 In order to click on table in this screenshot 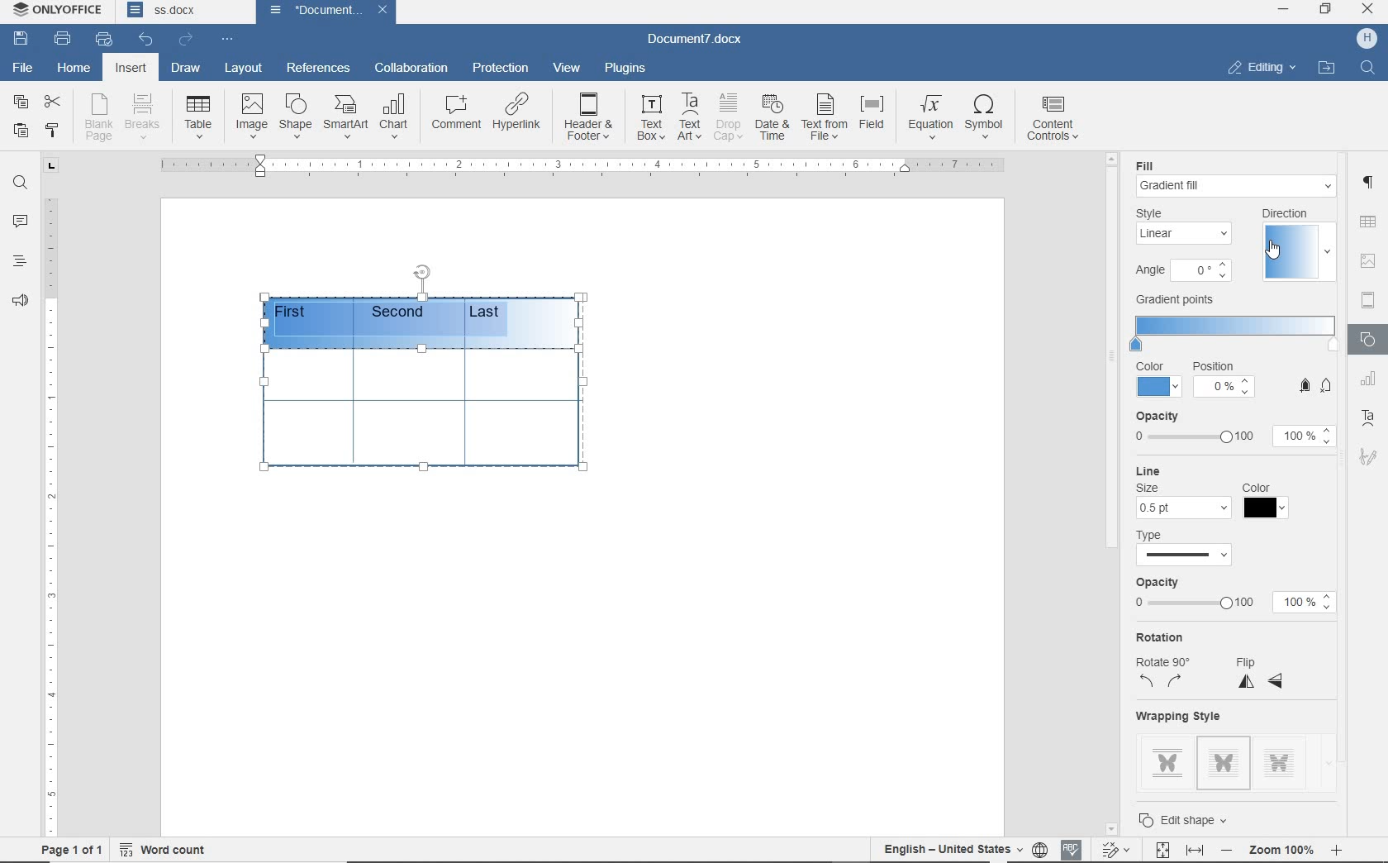, I will do `click(426, 417)`.